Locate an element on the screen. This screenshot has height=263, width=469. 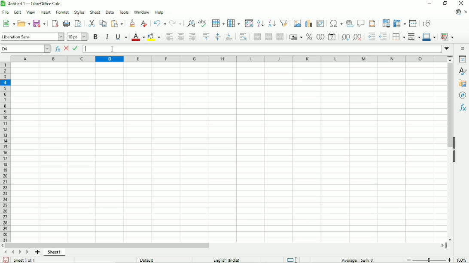
Update available  is located at coordinates (458, 12).